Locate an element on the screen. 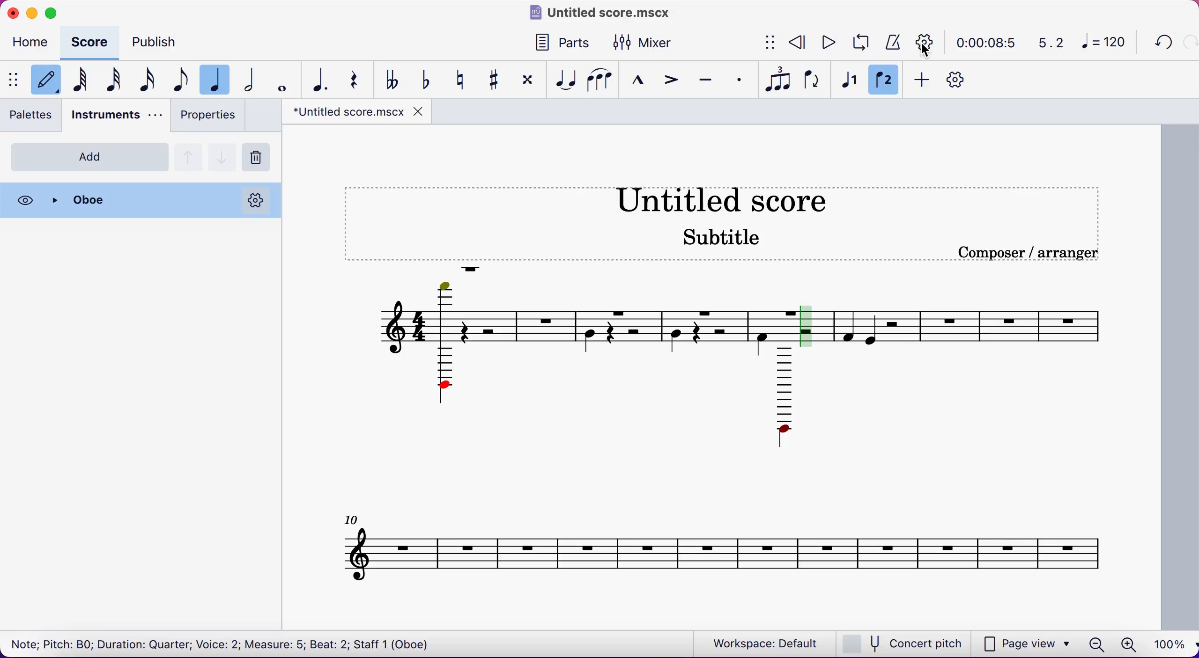  toggle flat is located at coordinates (426, 79).